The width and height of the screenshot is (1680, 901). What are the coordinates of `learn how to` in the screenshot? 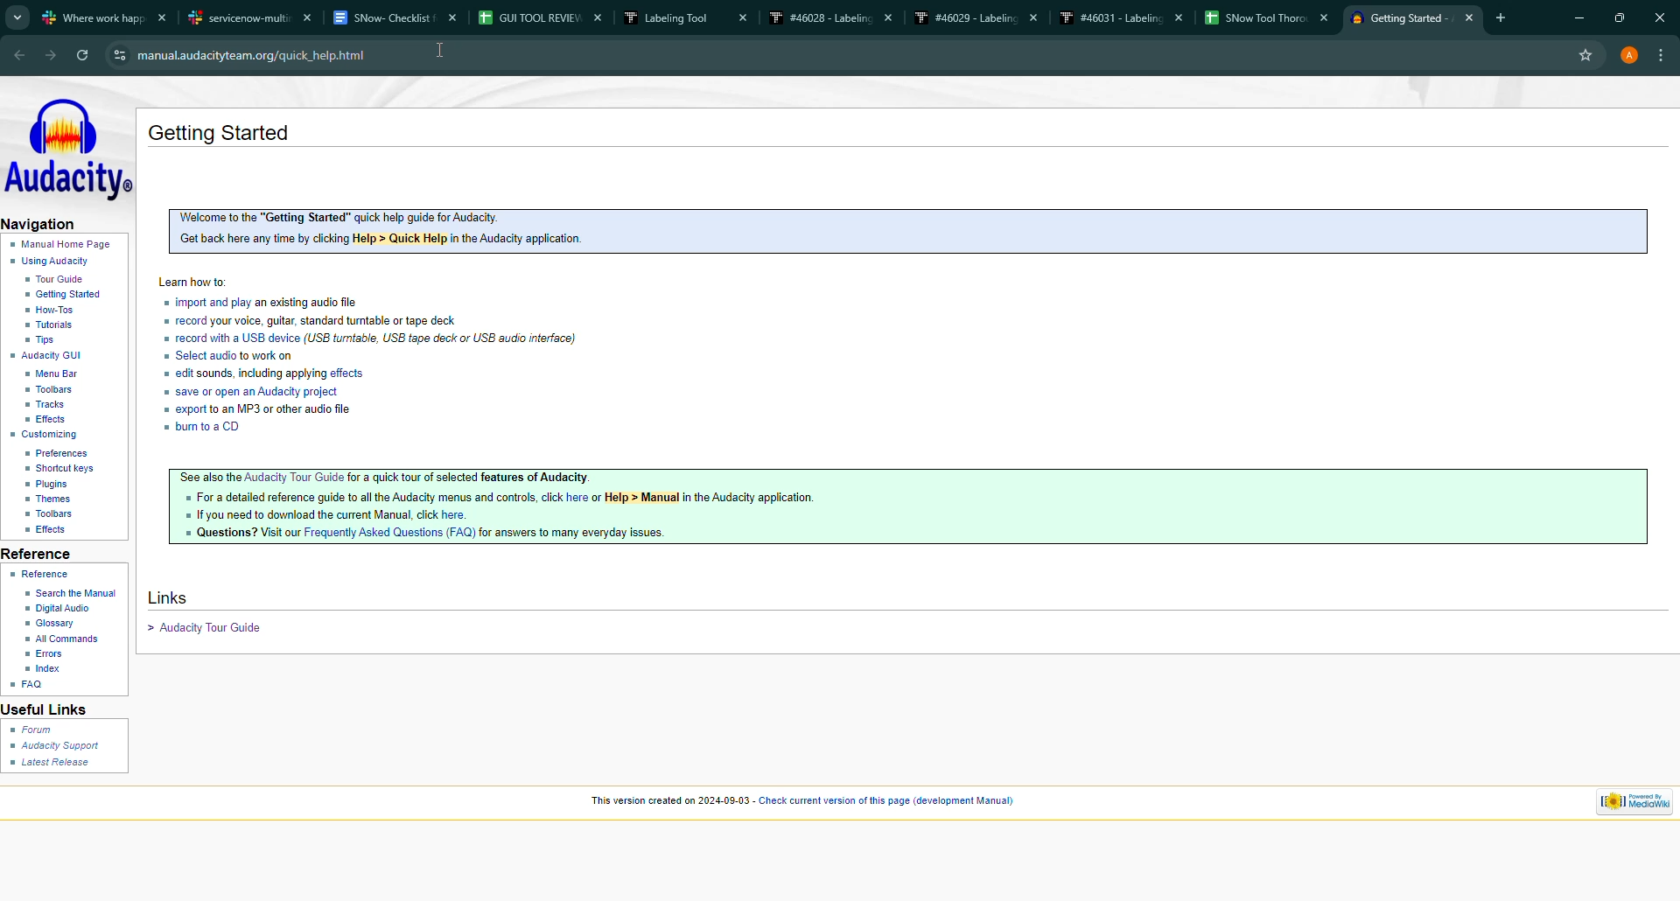 It's located at (195, 282).